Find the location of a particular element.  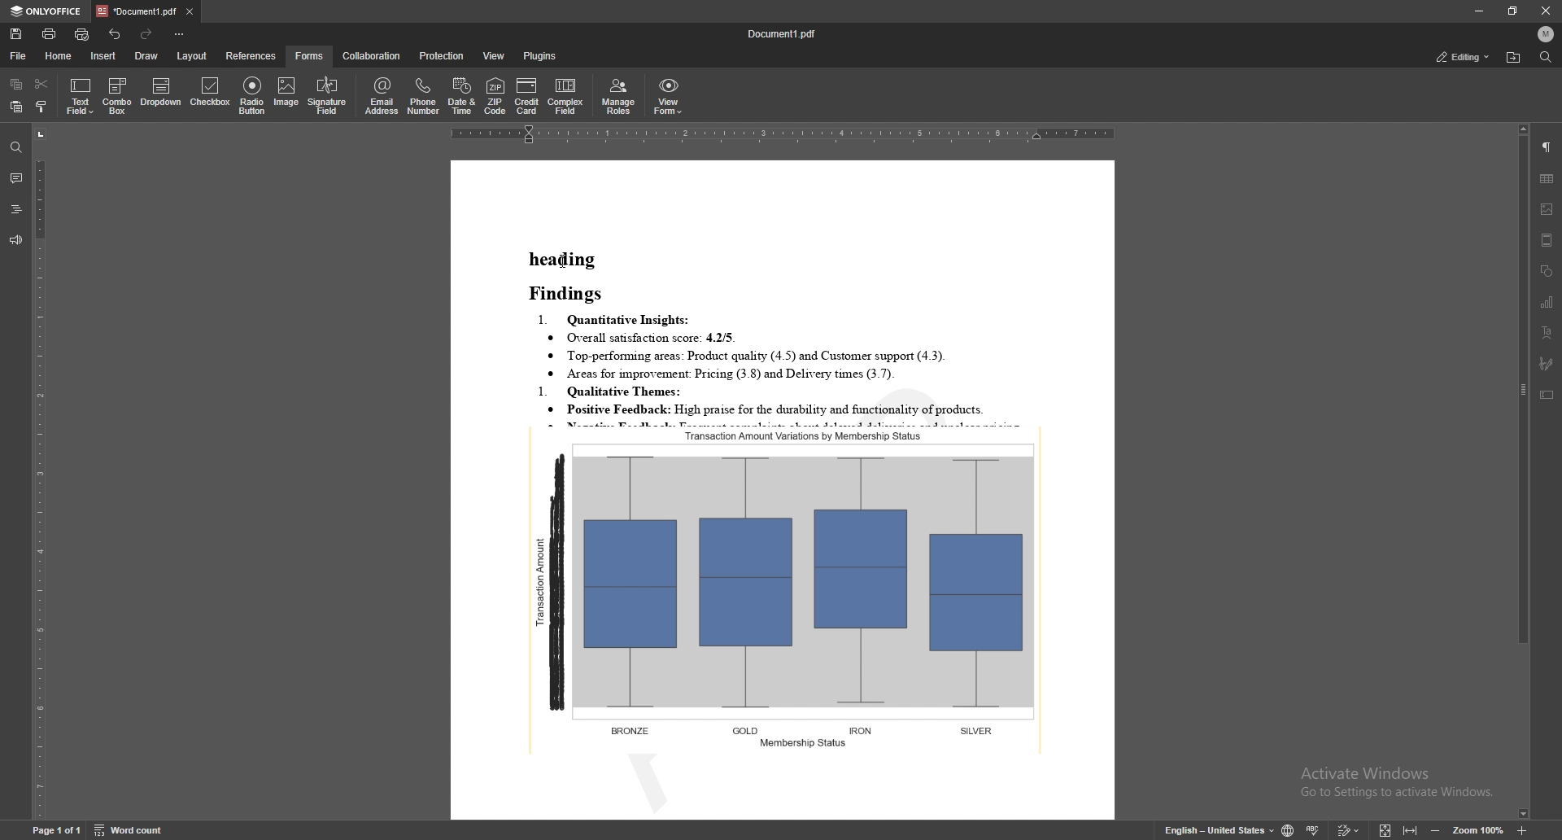

home is located at coordinates (59, 55).